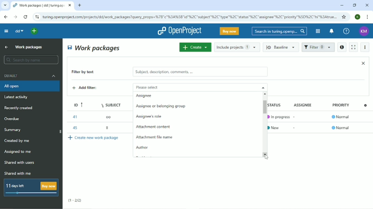 This screenshot has width=373, height=209. What do you see at coordinates (230, 31) in the screenshot?
I see `Buy now` at bounding box center [230, 31].